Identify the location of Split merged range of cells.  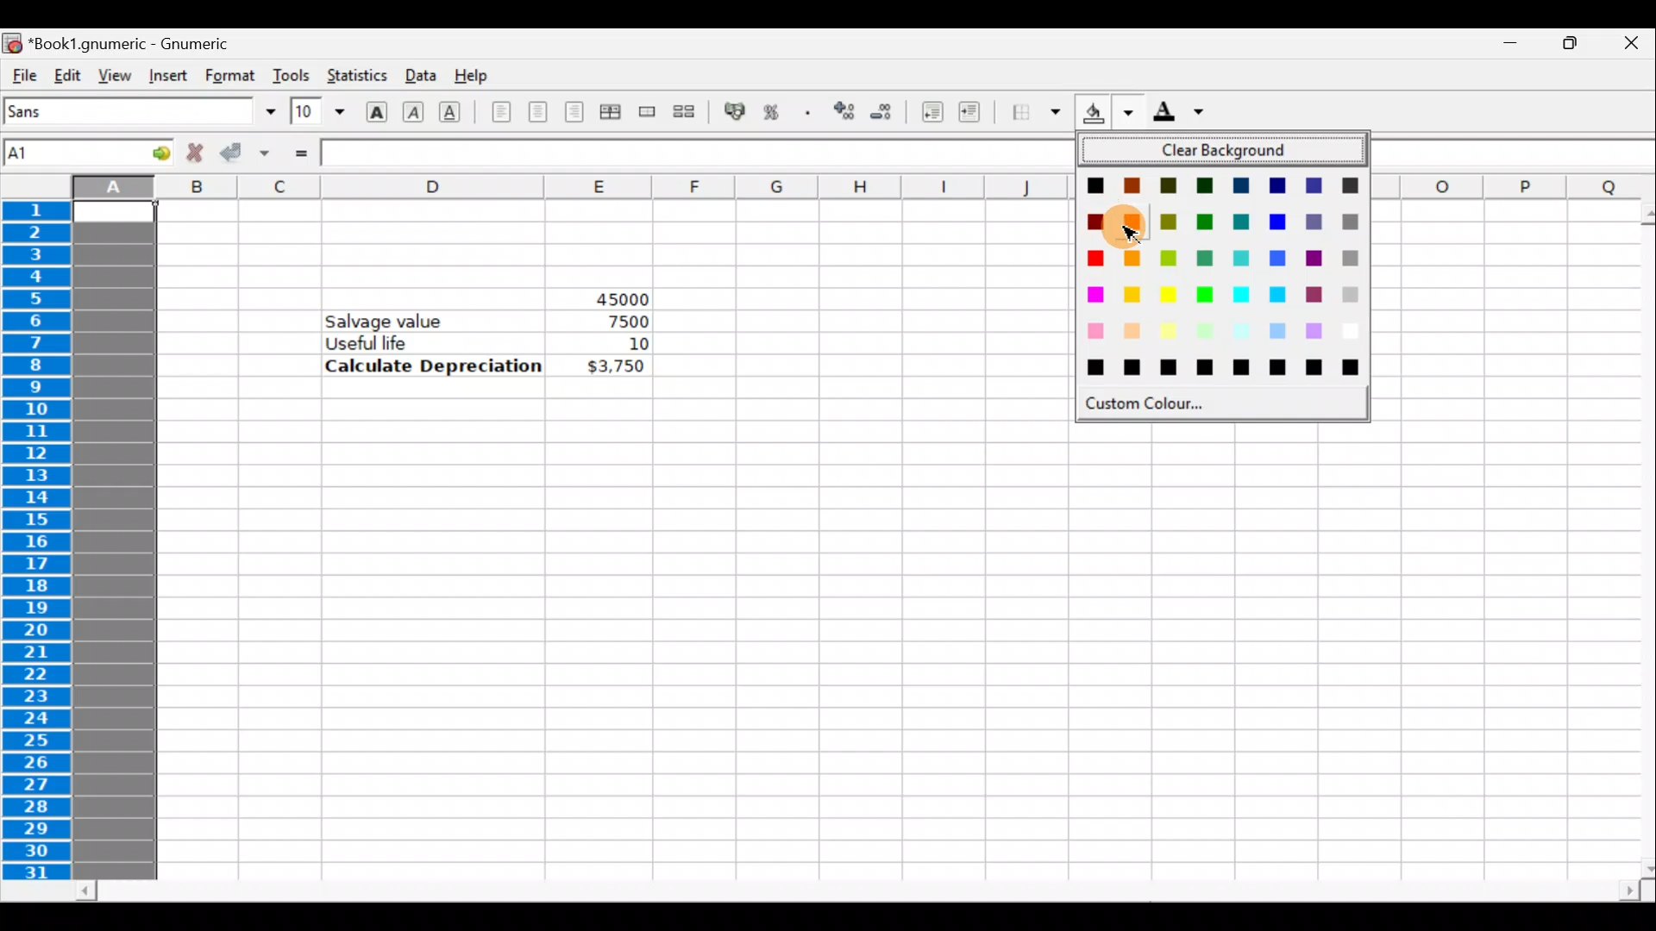
(685, 110).